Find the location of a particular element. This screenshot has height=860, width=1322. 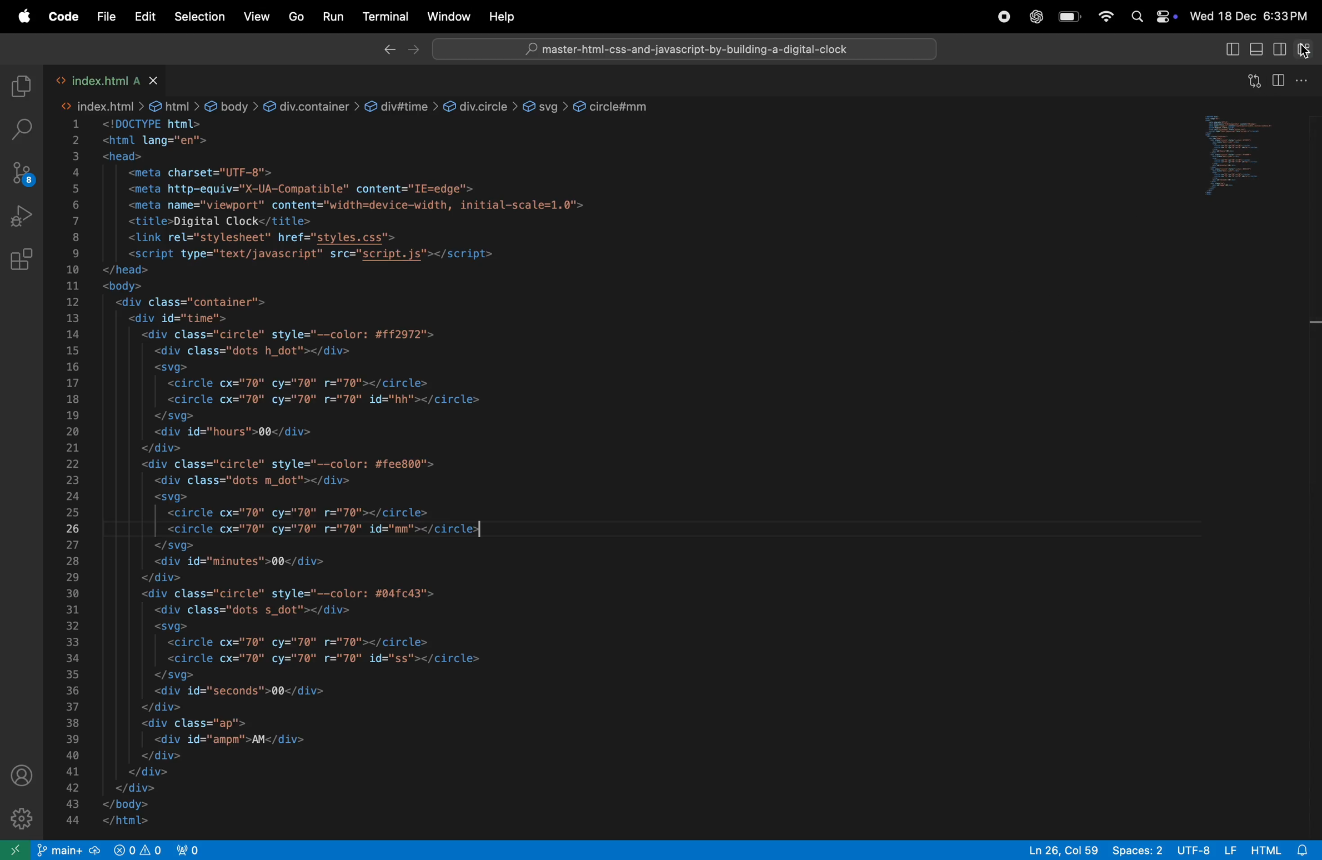

apple menu is located at coordinates (18, 16).